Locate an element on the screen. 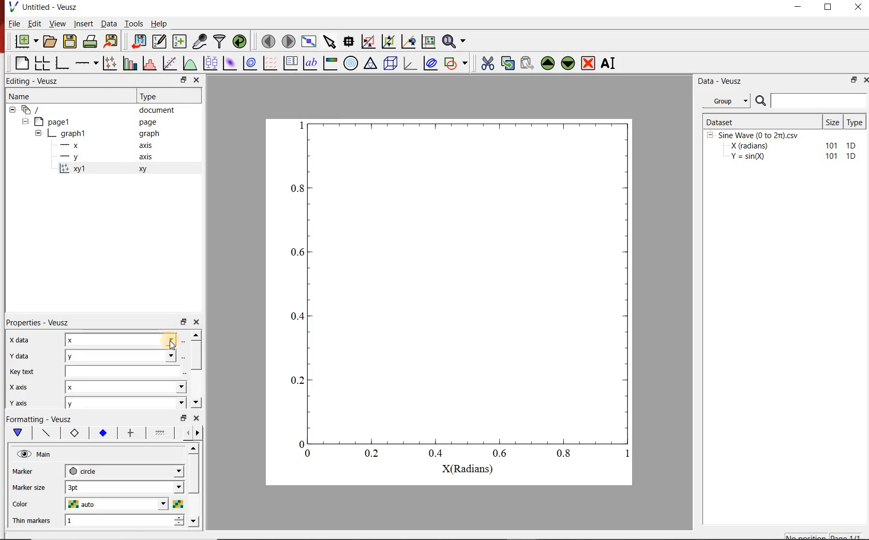 The image size is (869, 540). histogram is located at coordinates (151, 63).